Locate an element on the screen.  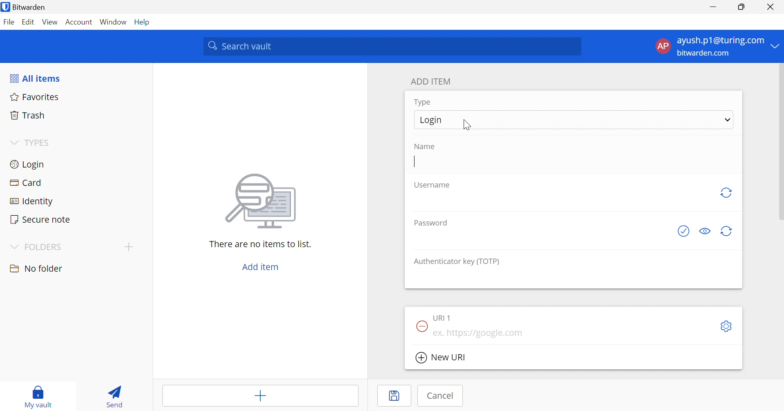
Remove is located at coordinates (420, 326).